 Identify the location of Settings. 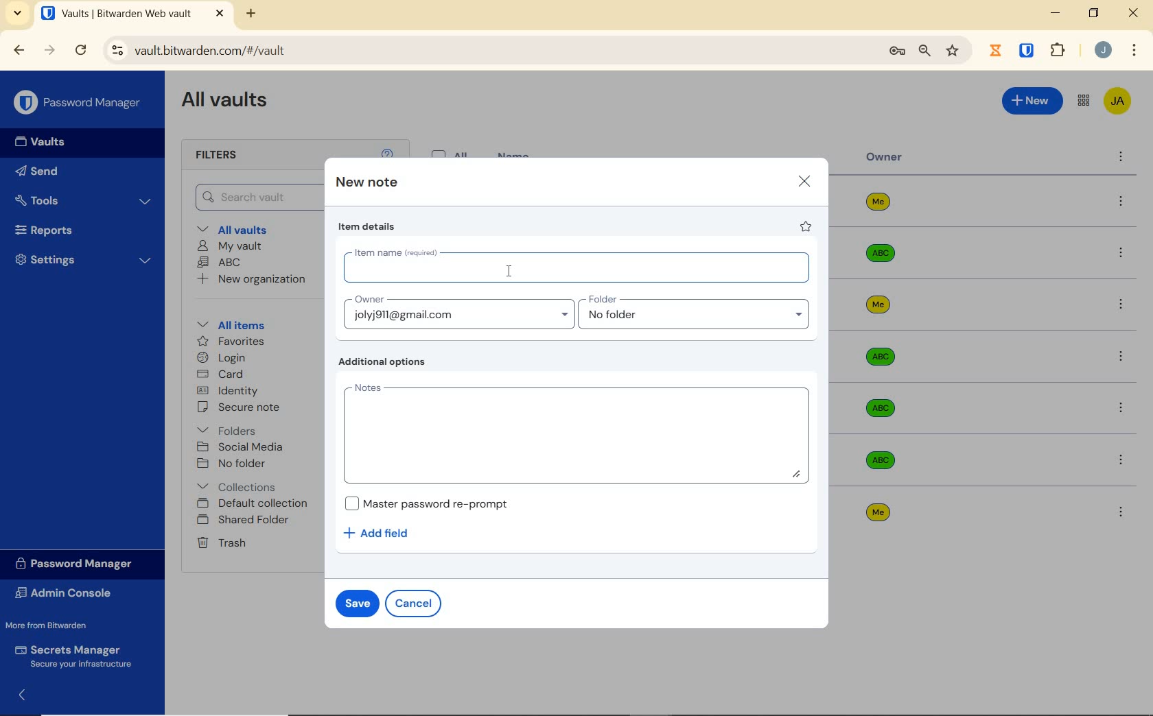
(84, 263).